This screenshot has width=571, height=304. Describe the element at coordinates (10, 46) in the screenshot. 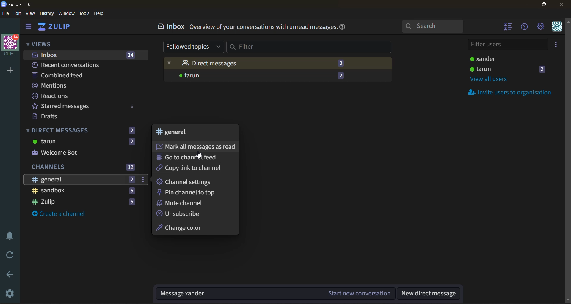

I see `Logo with 14 notifications` at that location.